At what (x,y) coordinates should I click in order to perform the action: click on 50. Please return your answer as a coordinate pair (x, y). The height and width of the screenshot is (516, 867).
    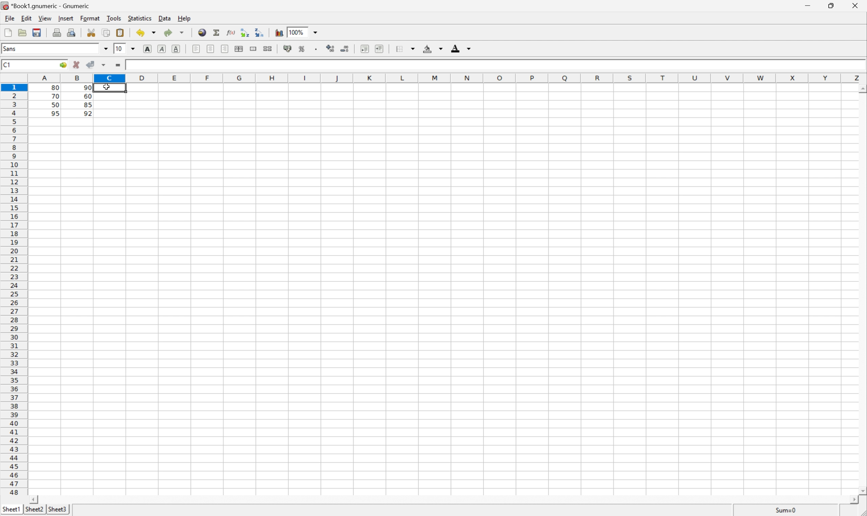
    Looking at the image, I should click on (54, 105).